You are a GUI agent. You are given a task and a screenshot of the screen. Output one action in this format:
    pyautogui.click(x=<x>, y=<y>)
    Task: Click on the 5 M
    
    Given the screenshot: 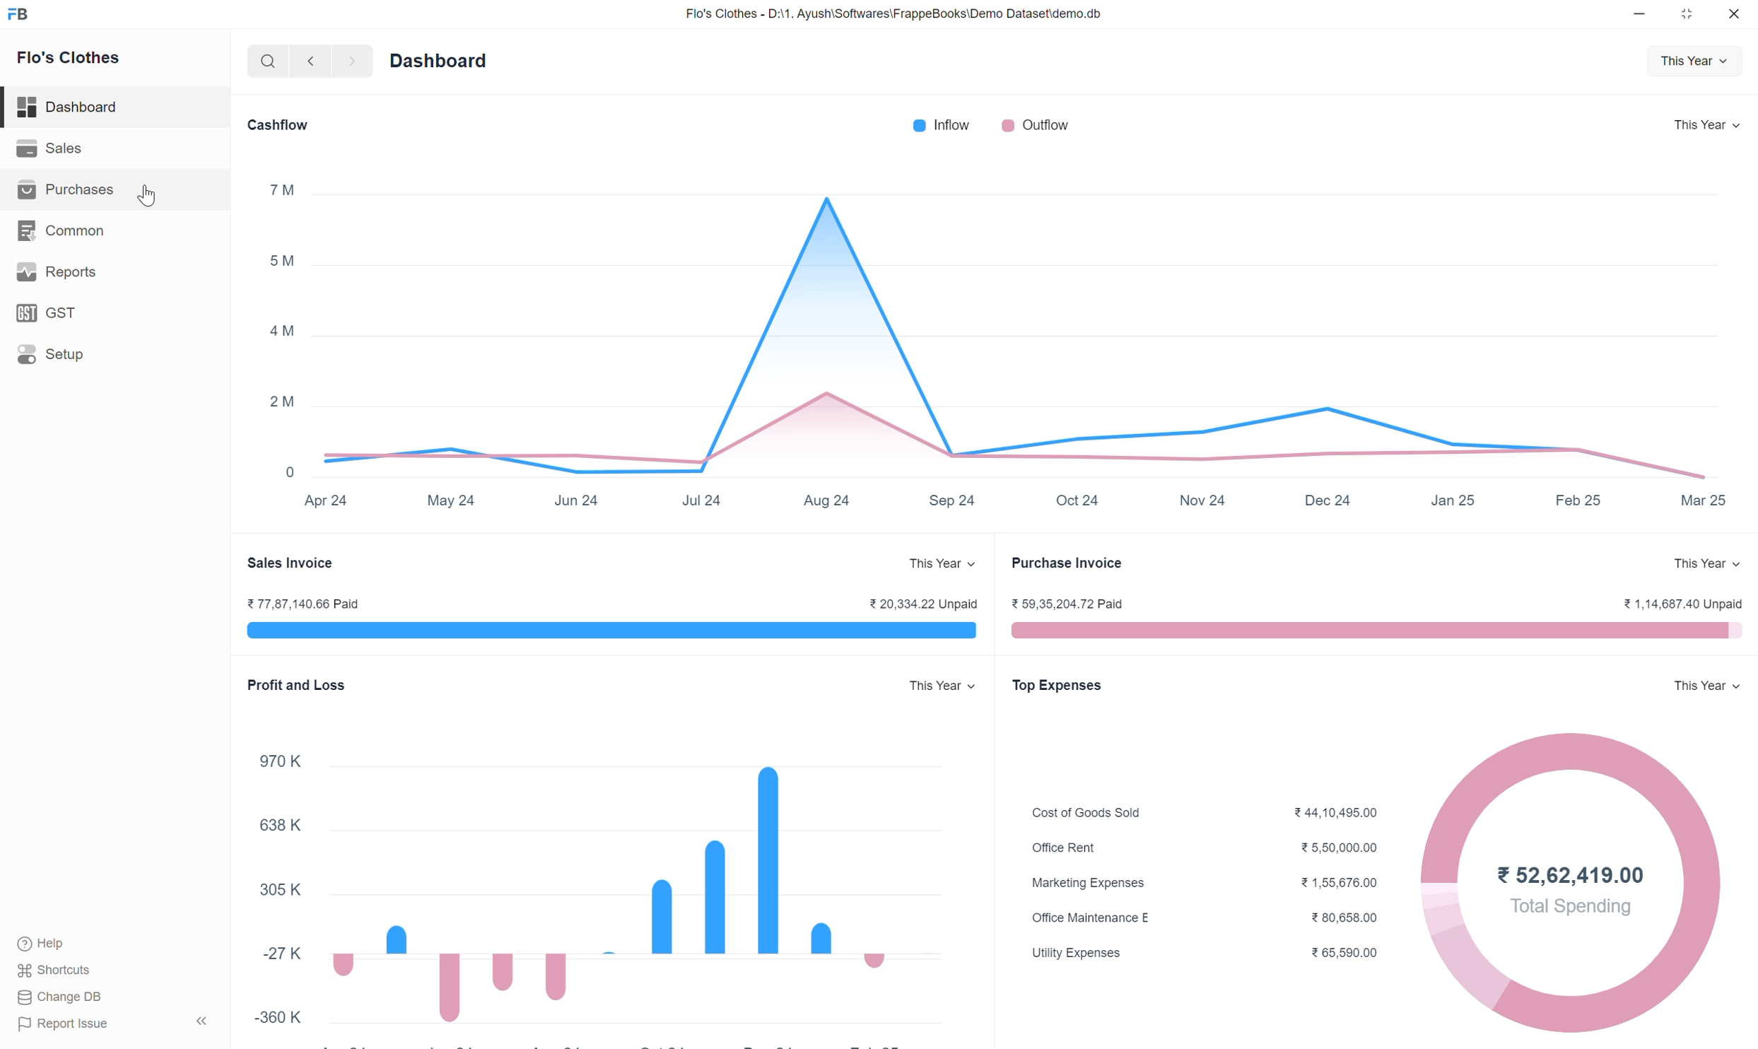 What is the action you would take?
    pyautogui.click(x=281, y=260)
    